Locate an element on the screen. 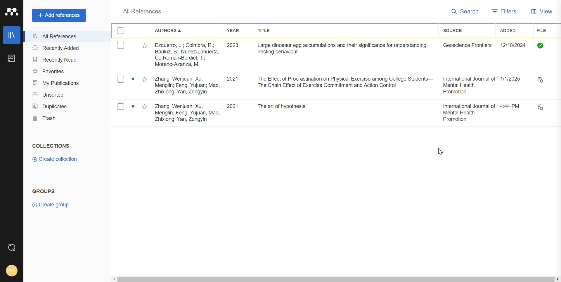  Logo is located at coordinates (11, 12).